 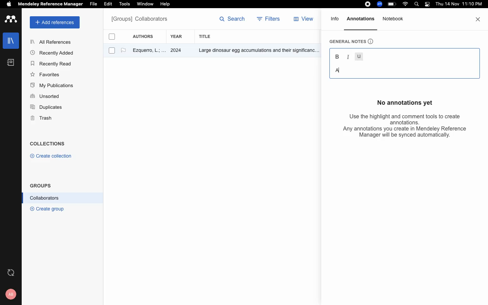 I want to click on Help, so click(x=164, y=4).